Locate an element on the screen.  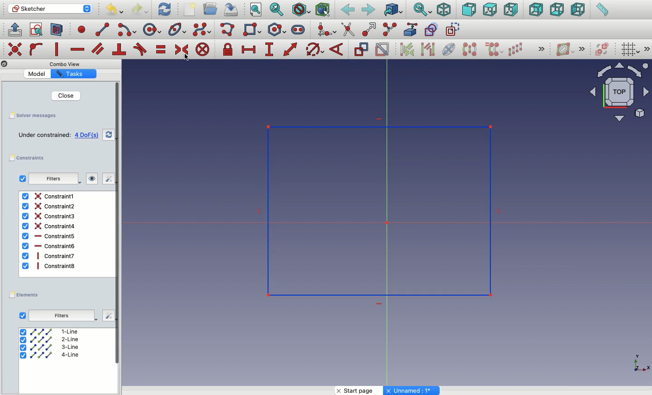
Back is located at coordinates (537, 9).